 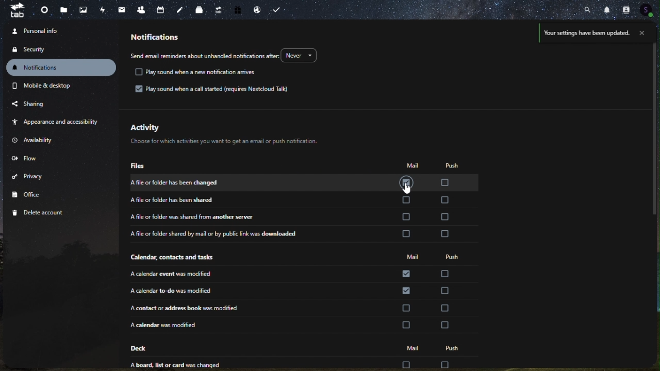 I want to click on account icon, so click(x=648, y=11).